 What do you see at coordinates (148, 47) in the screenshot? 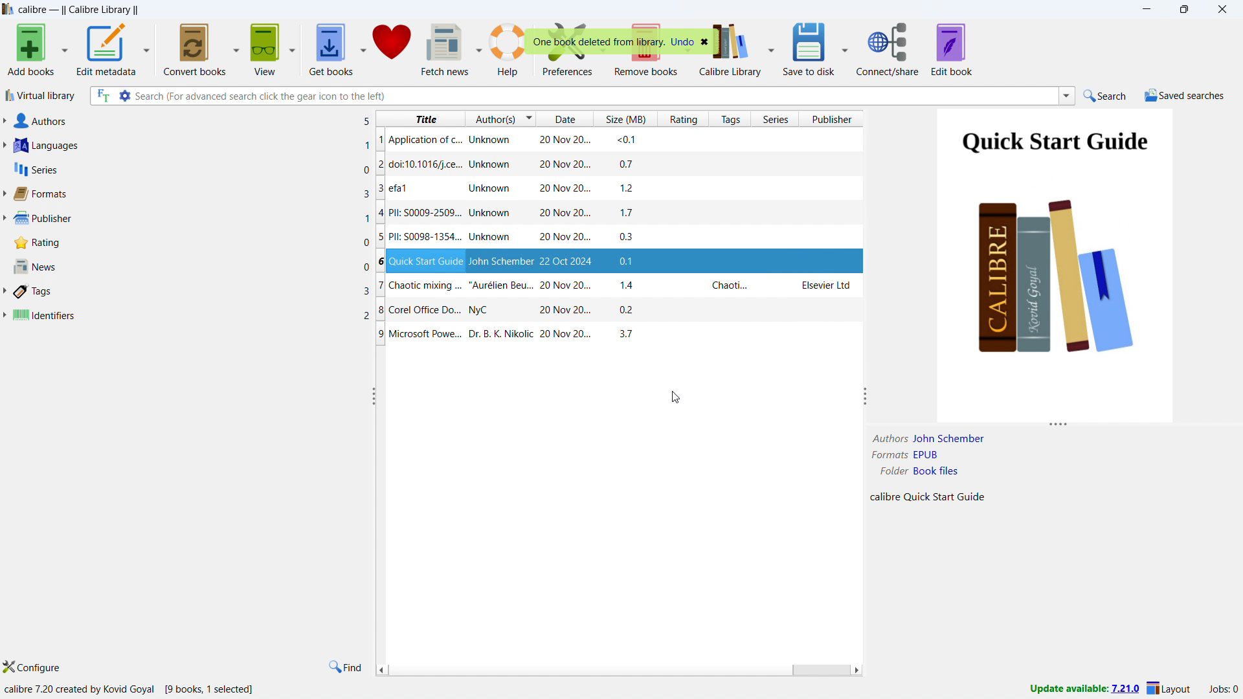
I see `edit metadata options` at bounding box center [148, 47].